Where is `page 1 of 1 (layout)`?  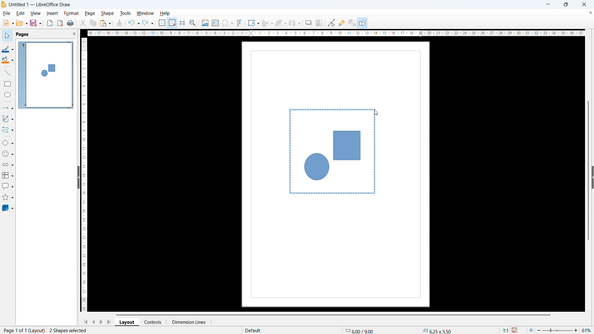
page 1 of 1 (layout) is located at coordinates (23, 330).